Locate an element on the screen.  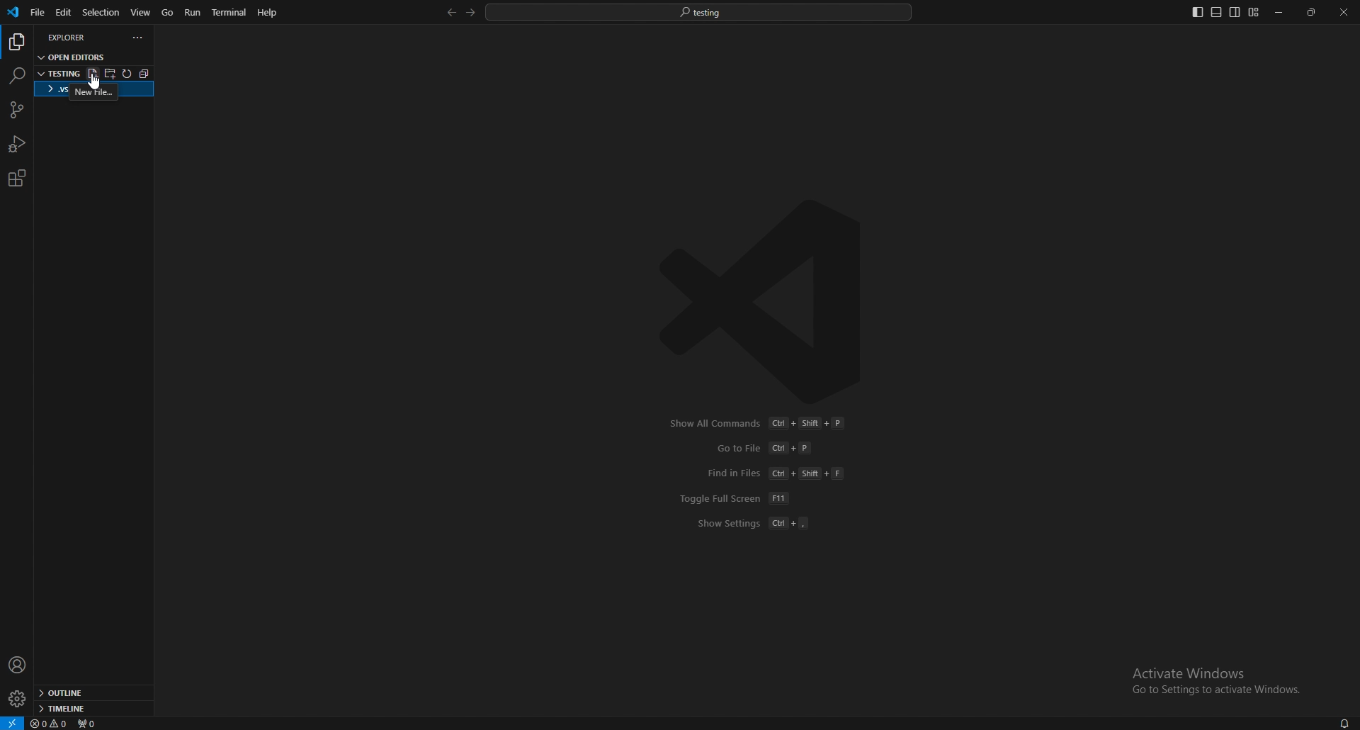
activate windows is located at coordinates (1214, 675).